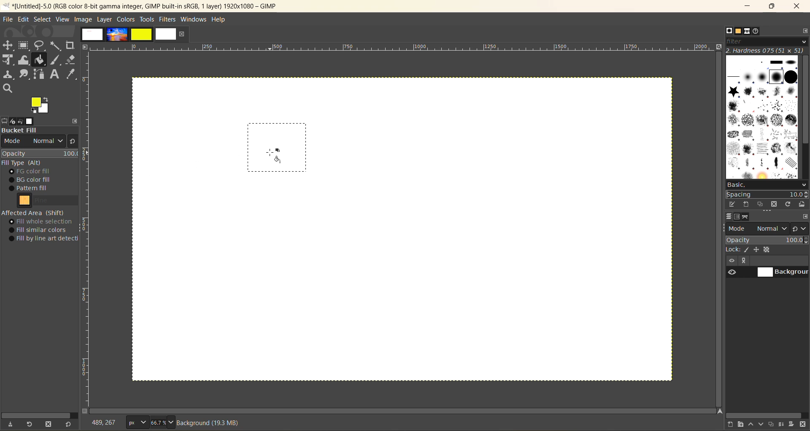 The width and height of the screenshot is (810, 431). Describe the element at coordinates (767, 193) in the screenshot. I see `spacing` at that location.